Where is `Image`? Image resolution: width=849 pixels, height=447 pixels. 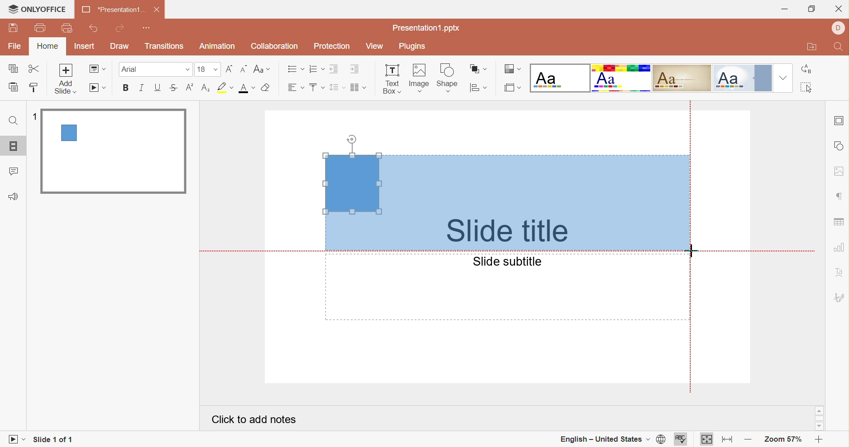 Image is located at coordinates (419, 79).